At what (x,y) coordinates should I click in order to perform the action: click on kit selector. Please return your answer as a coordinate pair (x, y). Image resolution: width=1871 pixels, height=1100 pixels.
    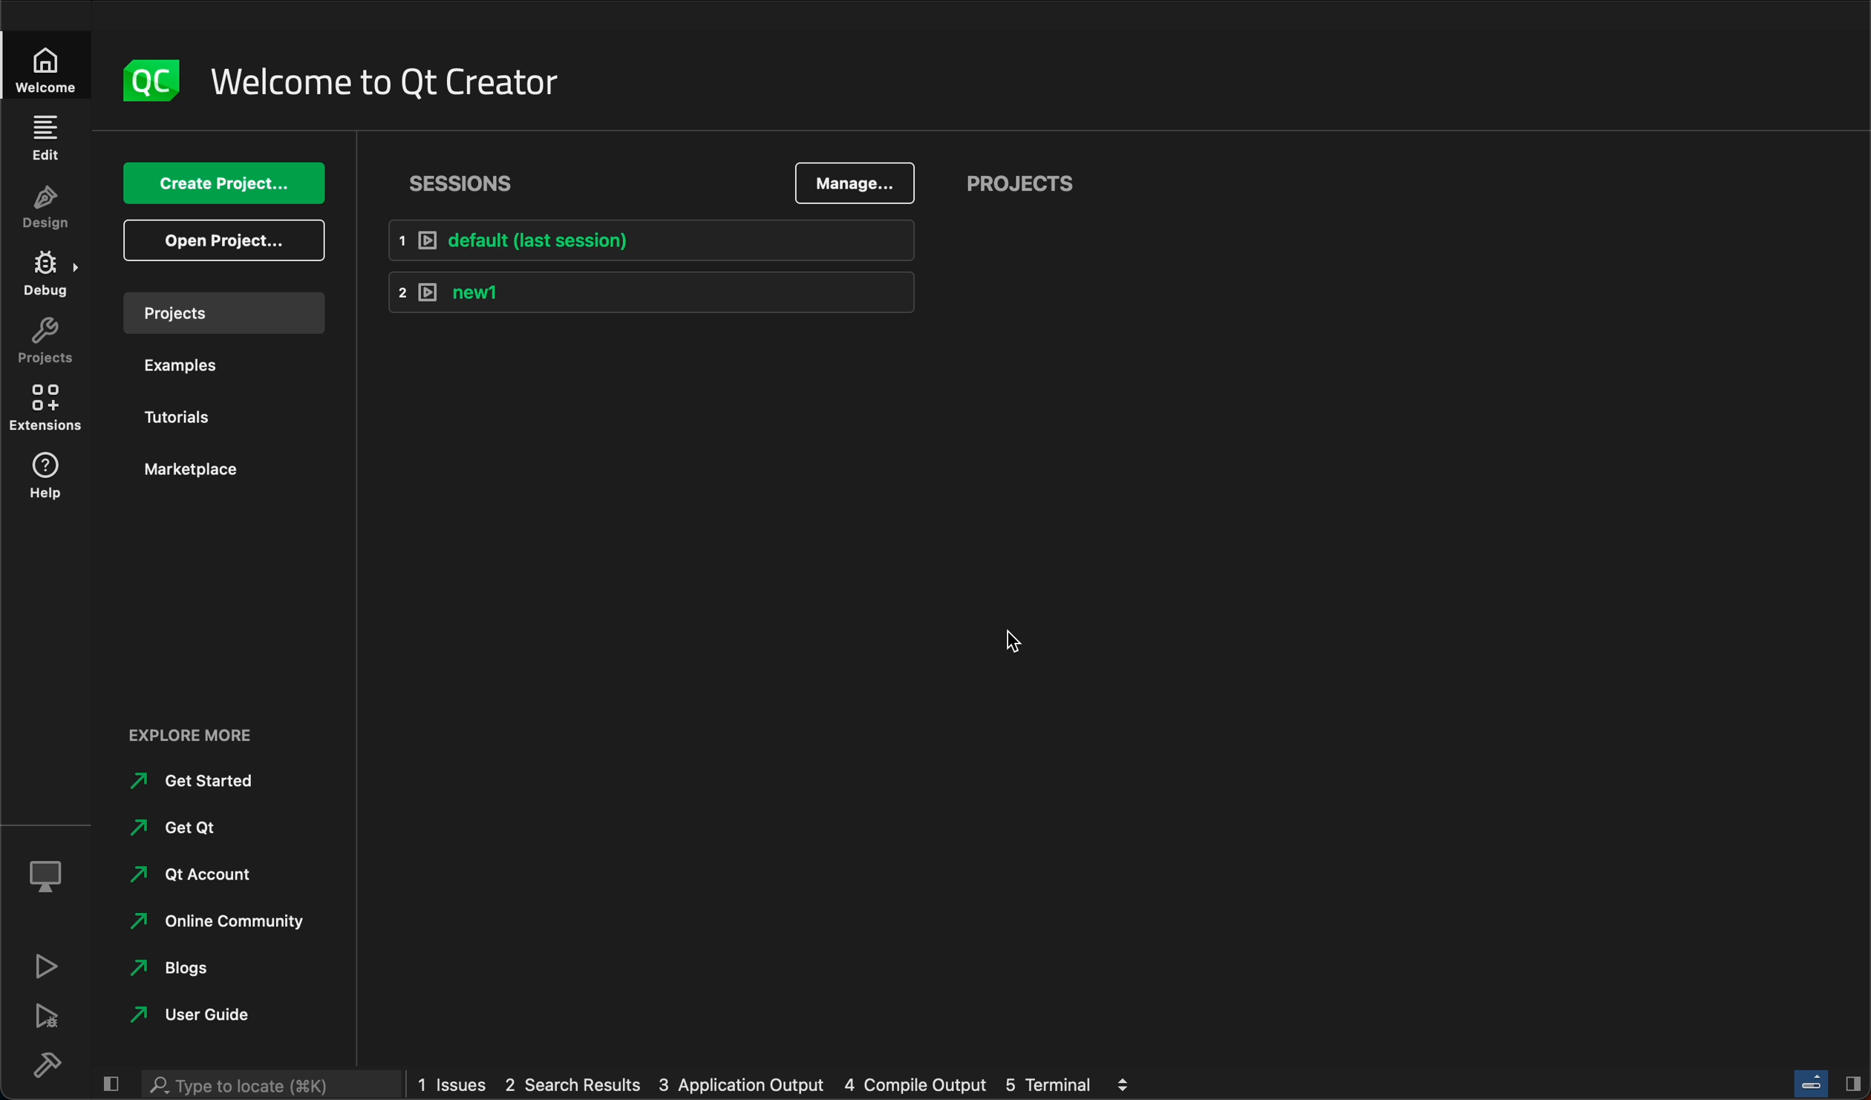
    Looking at the image, I should click on (48, 877).